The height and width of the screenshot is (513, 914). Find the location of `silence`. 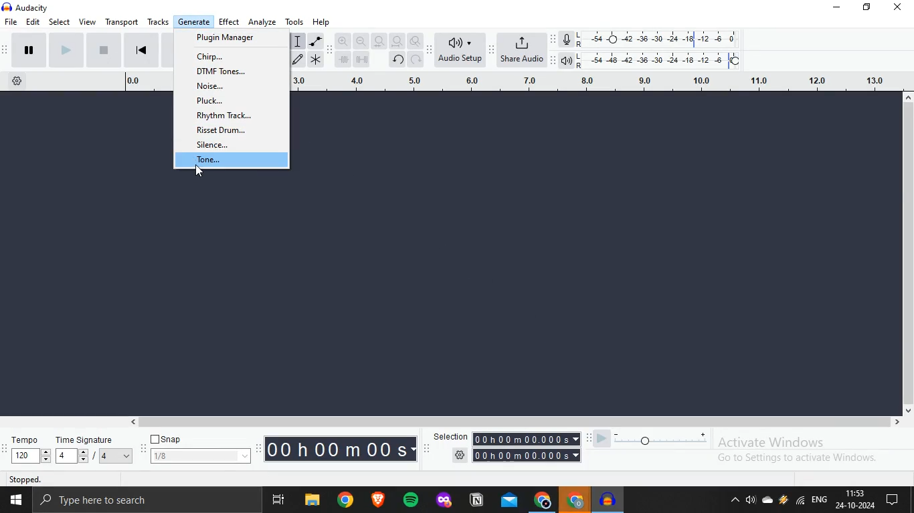

silence is located at coordinates (225, 148).